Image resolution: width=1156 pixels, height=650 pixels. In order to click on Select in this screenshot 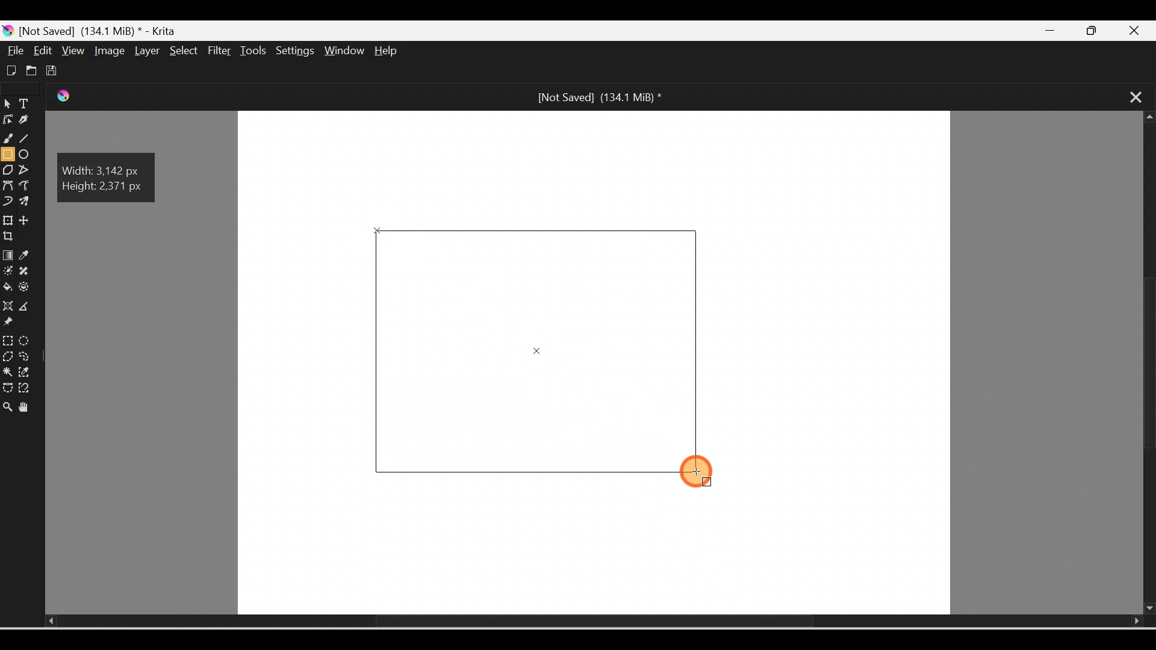, I will do `click(181, 50)`.